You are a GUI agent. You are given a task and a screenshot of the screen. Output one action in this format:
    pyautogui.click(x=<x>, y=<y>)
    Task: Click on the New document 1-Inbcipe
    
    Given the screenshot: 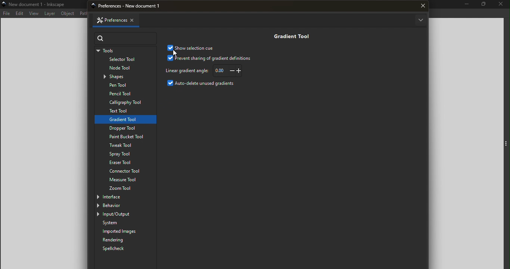 What is the action you would take?
    pyautogui.click(x=39, y=4)
    